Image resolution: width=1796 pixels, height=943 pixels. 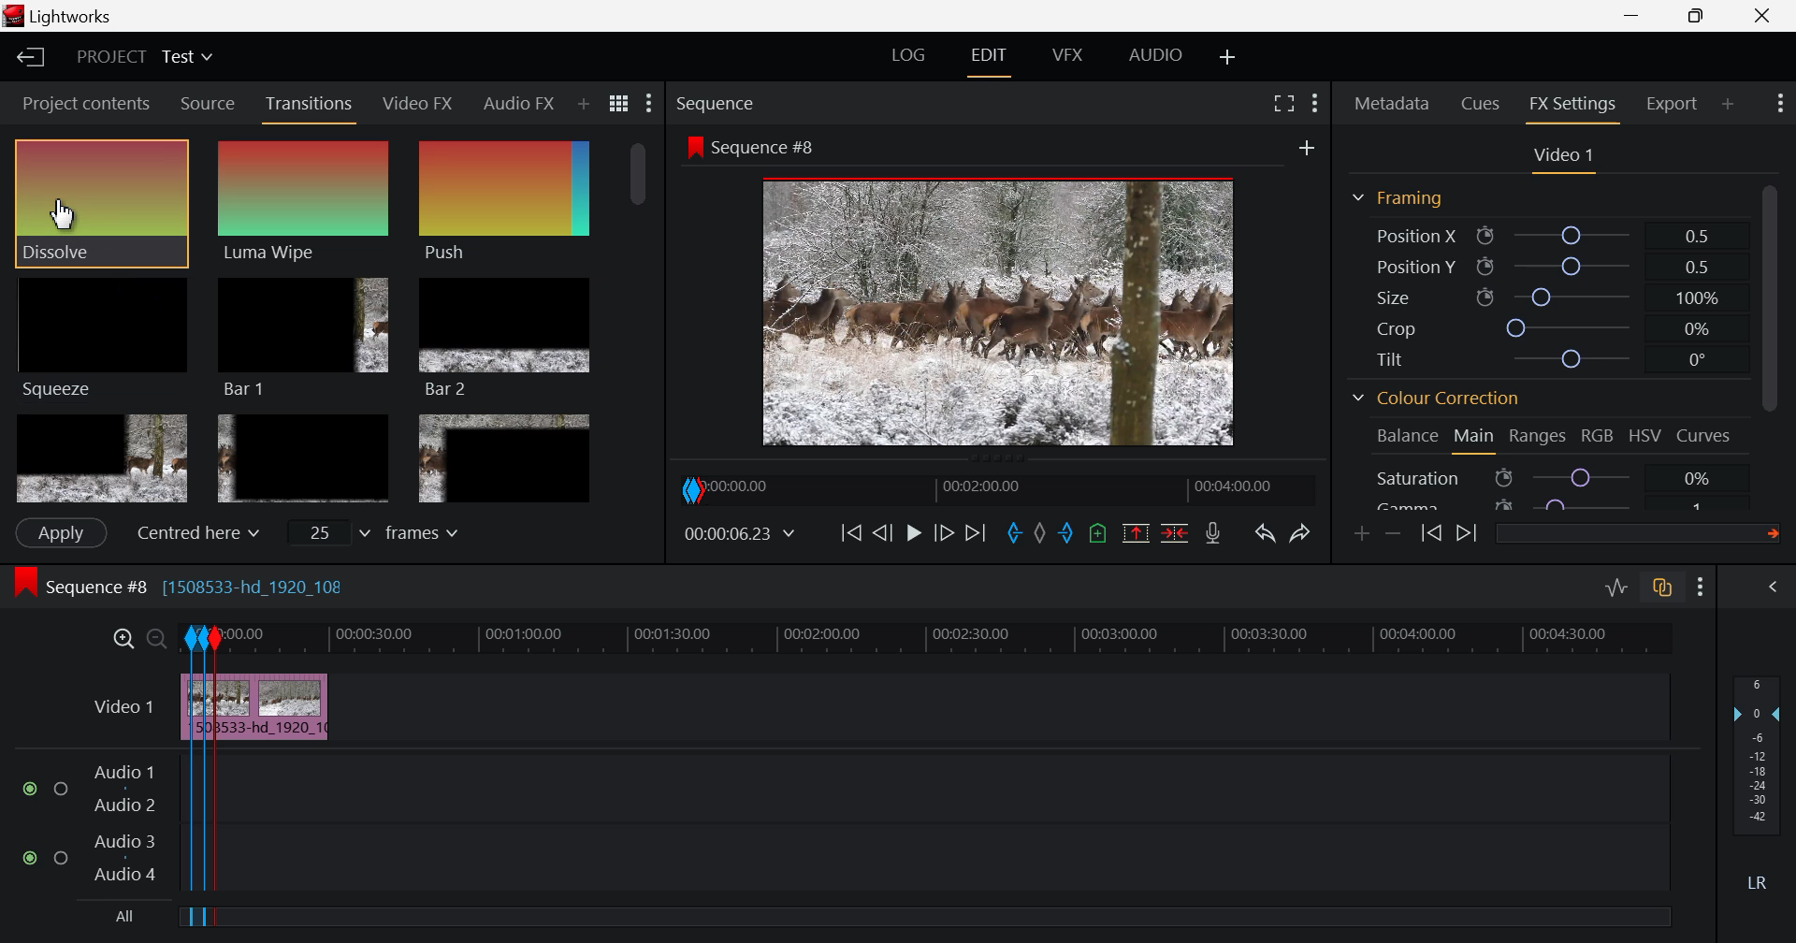 What do you see at coordinates (503, 458) in the screenshot?
I see `Box 6` at bounding box center [503, 458].